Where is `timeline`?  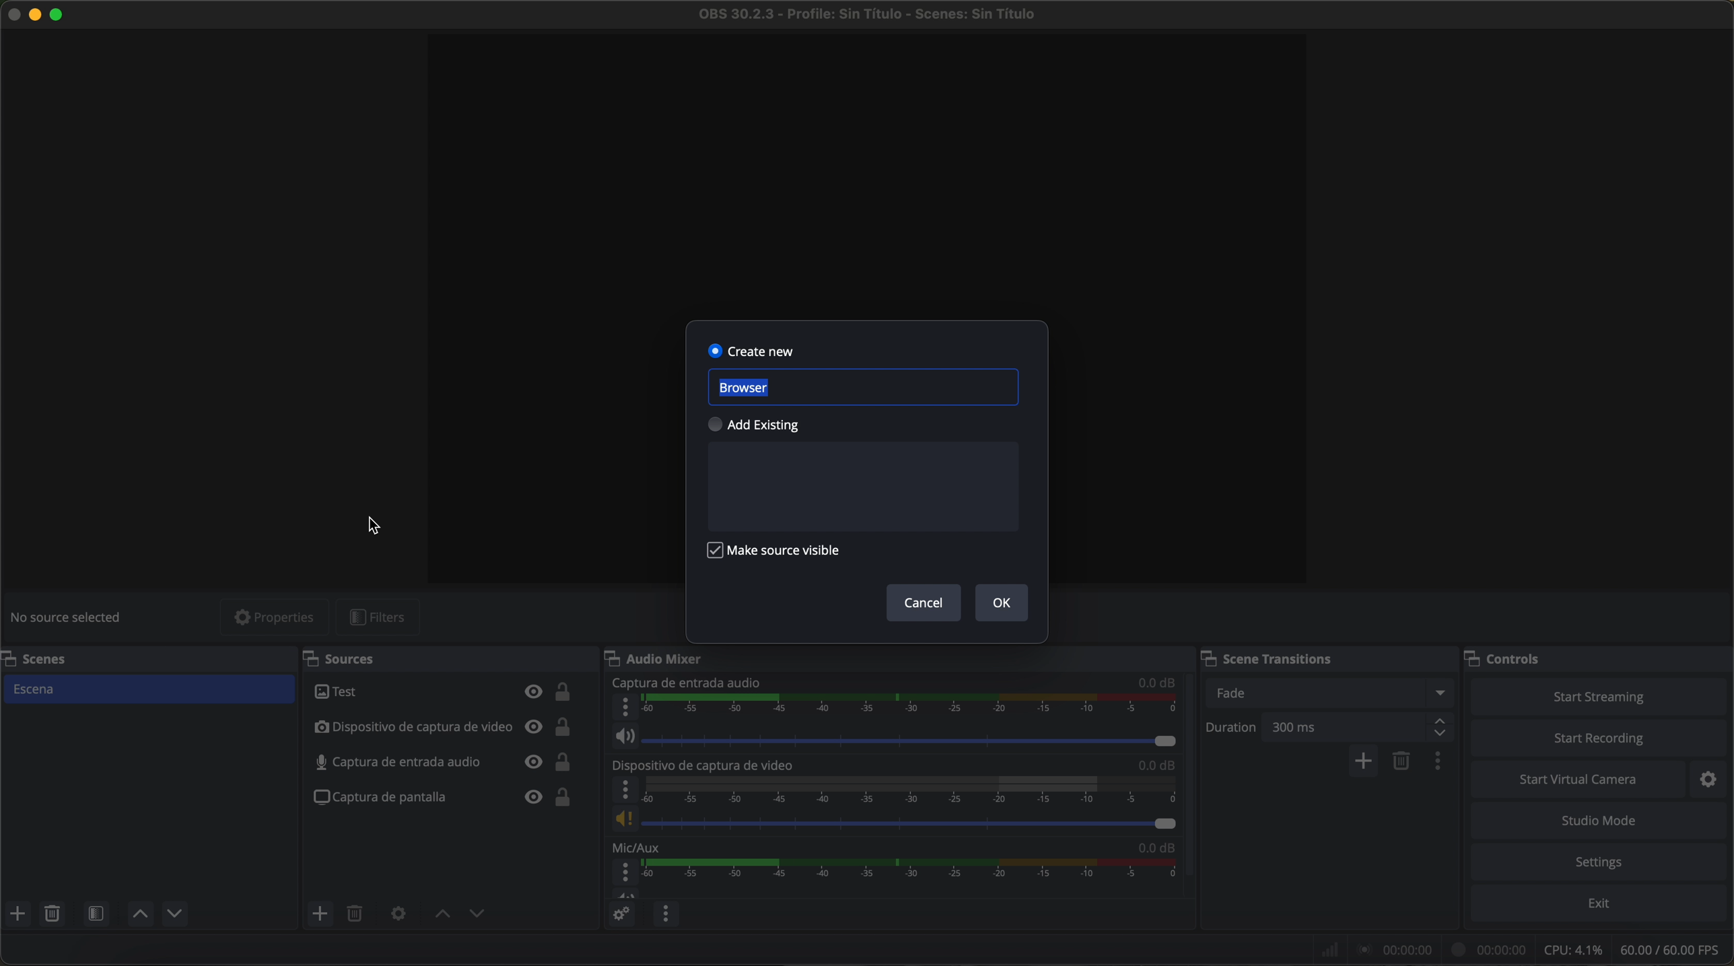 timeline is located at coordinates (913, 877).